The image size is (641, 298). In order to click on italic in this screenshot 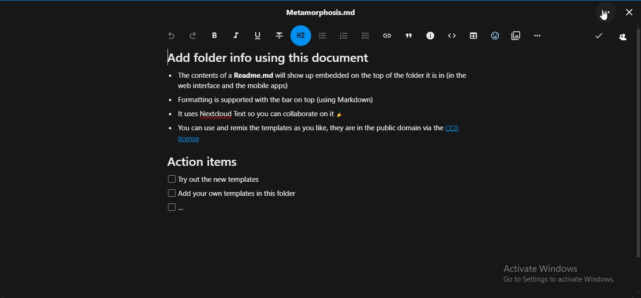, I will do `click(237, 35)`.